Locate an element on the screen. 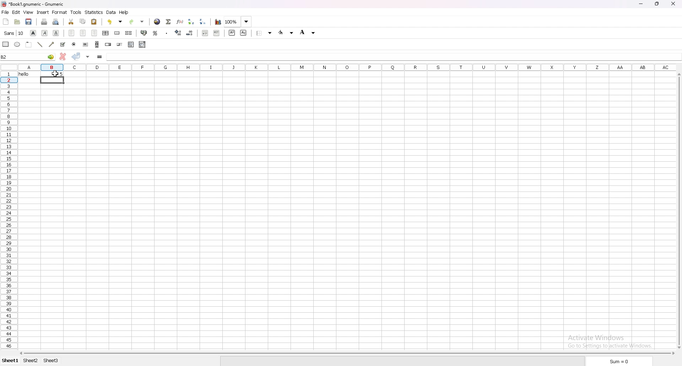  cut is located at coordinates (71, 22).